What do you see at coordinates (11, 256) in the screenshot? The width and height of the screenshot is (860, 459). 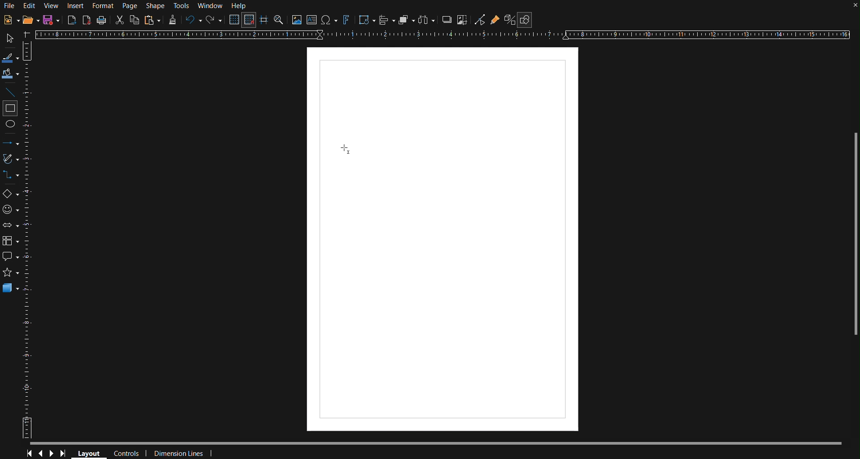 I see `Callout Shapes` at bounding box center [11, 256].